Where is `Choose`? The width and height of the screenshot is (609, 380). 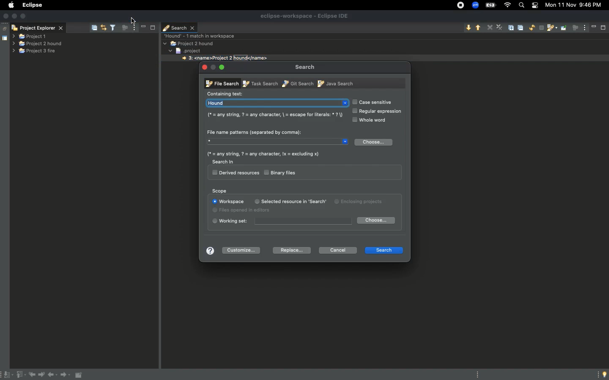 Choose is located at coordinates (376, 220).